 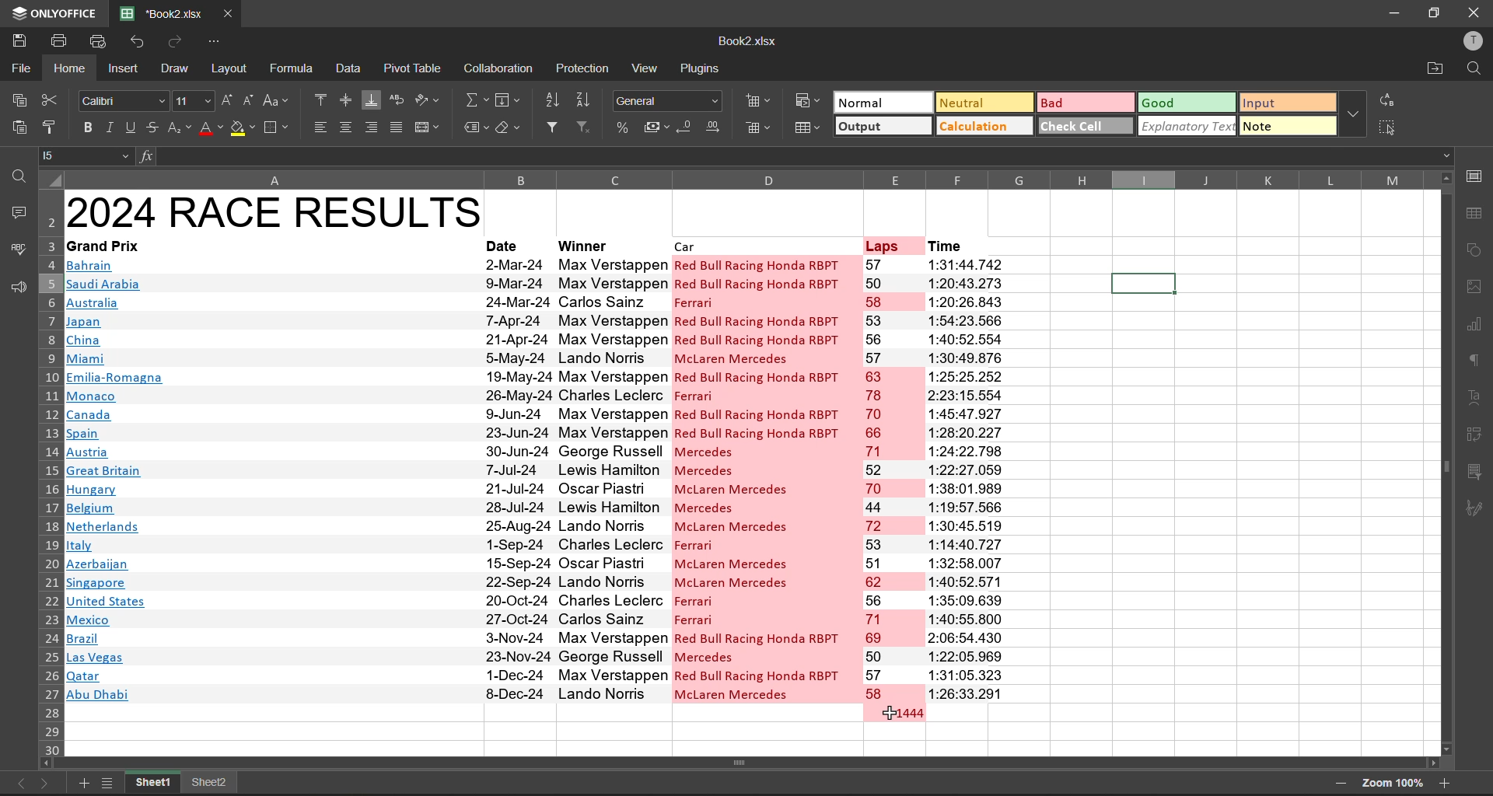 What do you see at coordinates (83, 784) in the screenshot?
I see `add new sheet` at bounding box center [83, 784].